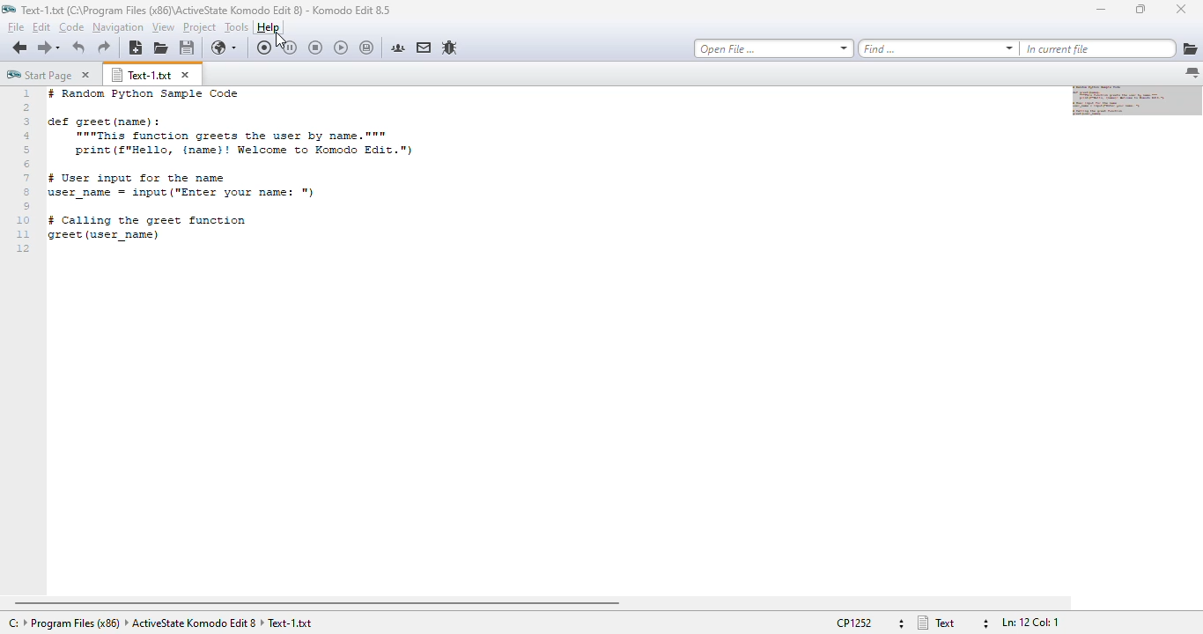  I want to click on stop recording macro, so click(316, 48).